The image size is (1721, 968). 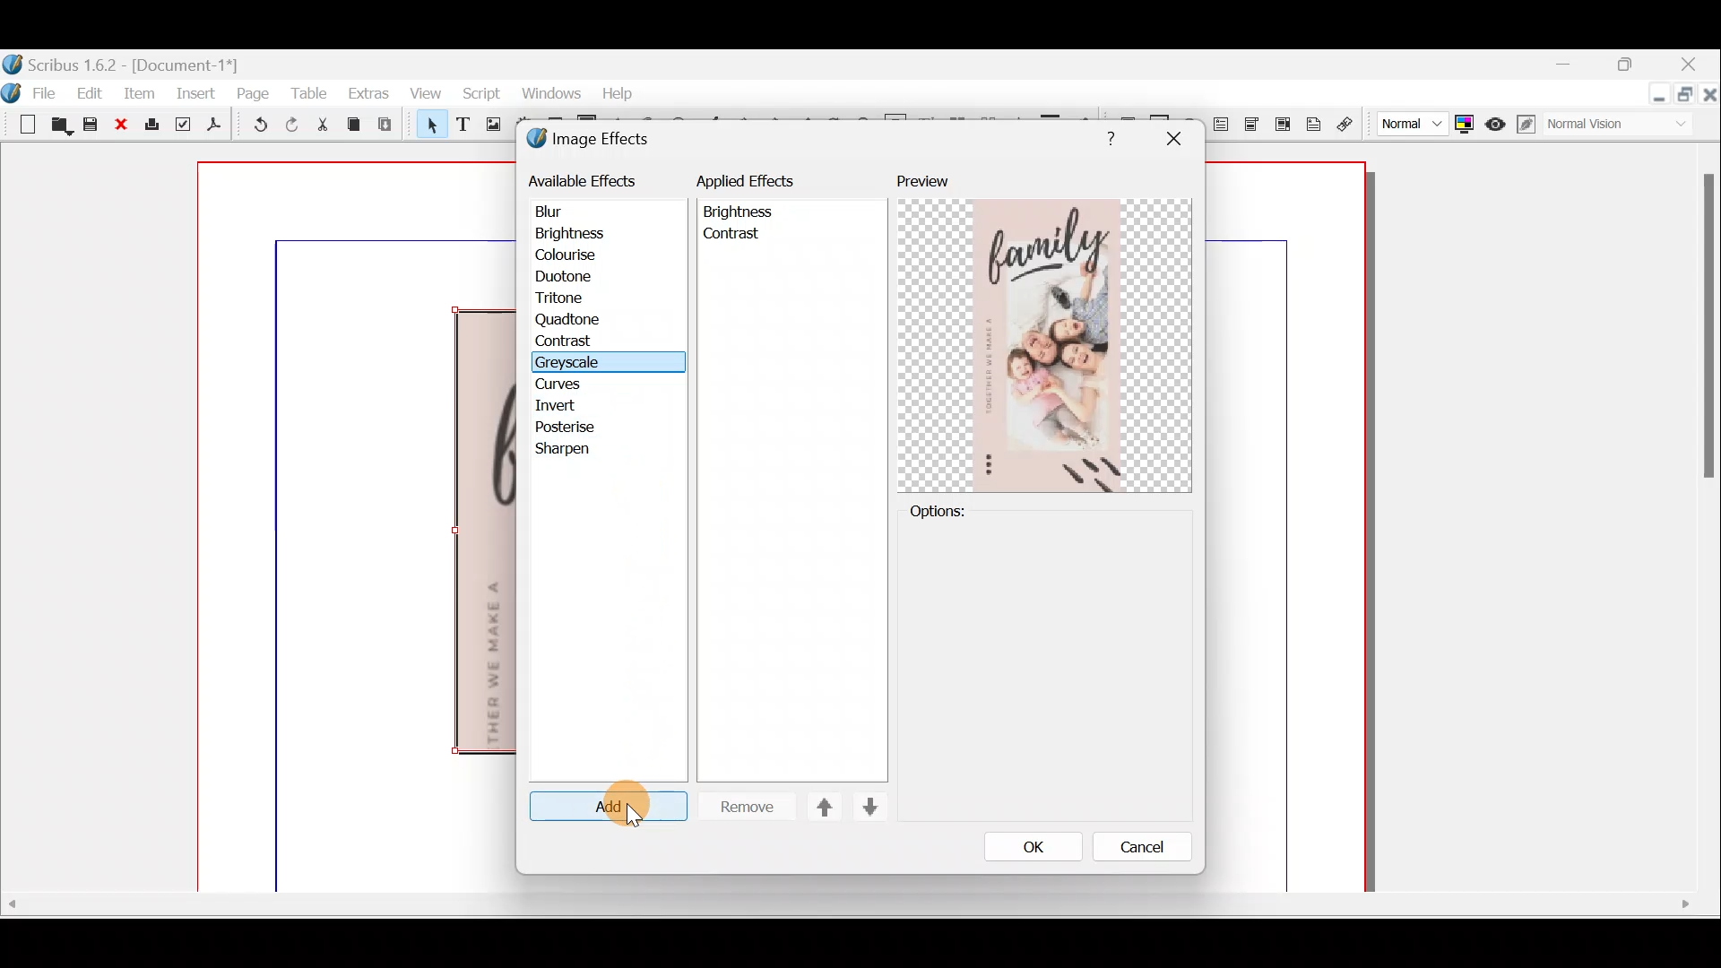 I want to click on Save, so click(x=89, y=124).